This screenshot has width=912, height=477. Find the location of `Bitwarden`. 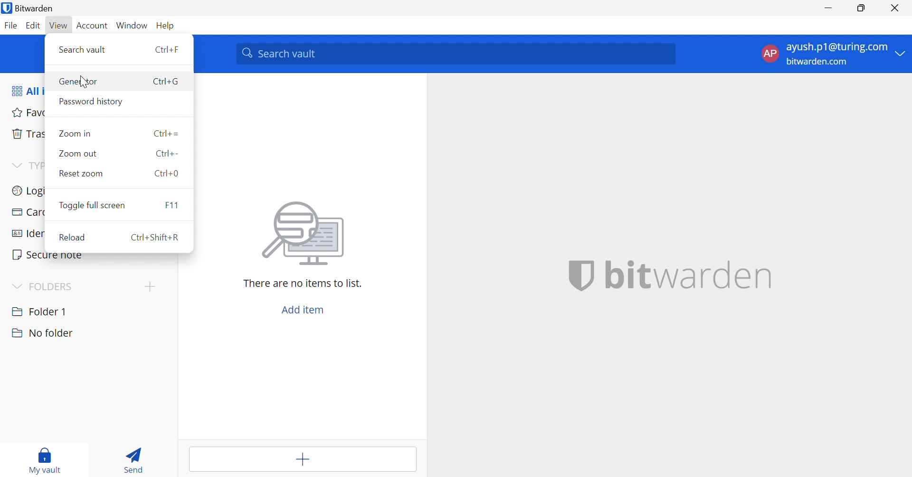

Bitwarden is located at coordinates (30, 8).